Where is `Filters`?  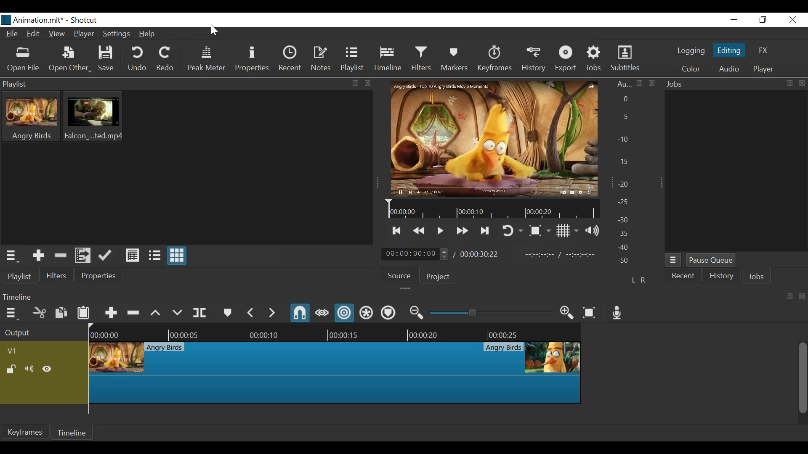 Filters is located at coordinates (58, 275).